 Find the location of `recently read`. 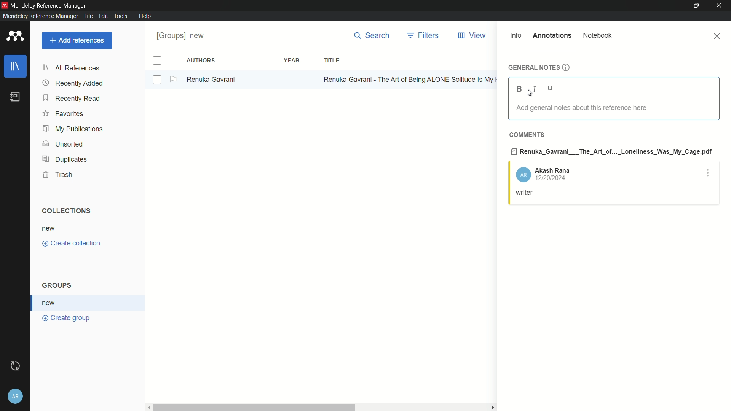

recently read is located at coordinates (73, 99).